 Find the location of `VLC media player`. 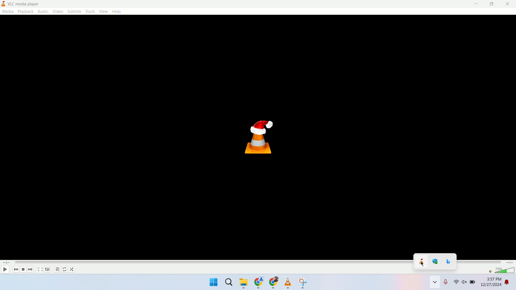

VLC media player is located at coordinates (28, 4).